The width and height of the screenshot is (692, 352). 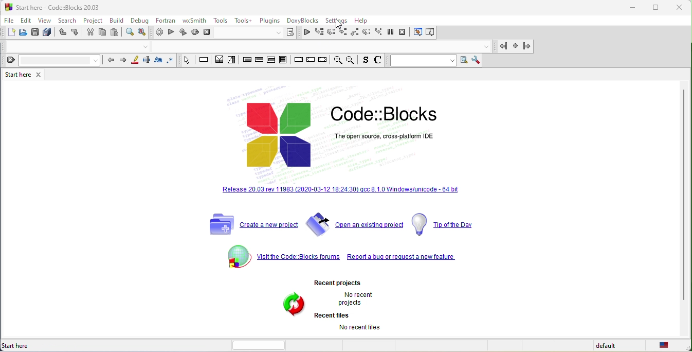 I want to click on drop down, so click(x=484, y=46).